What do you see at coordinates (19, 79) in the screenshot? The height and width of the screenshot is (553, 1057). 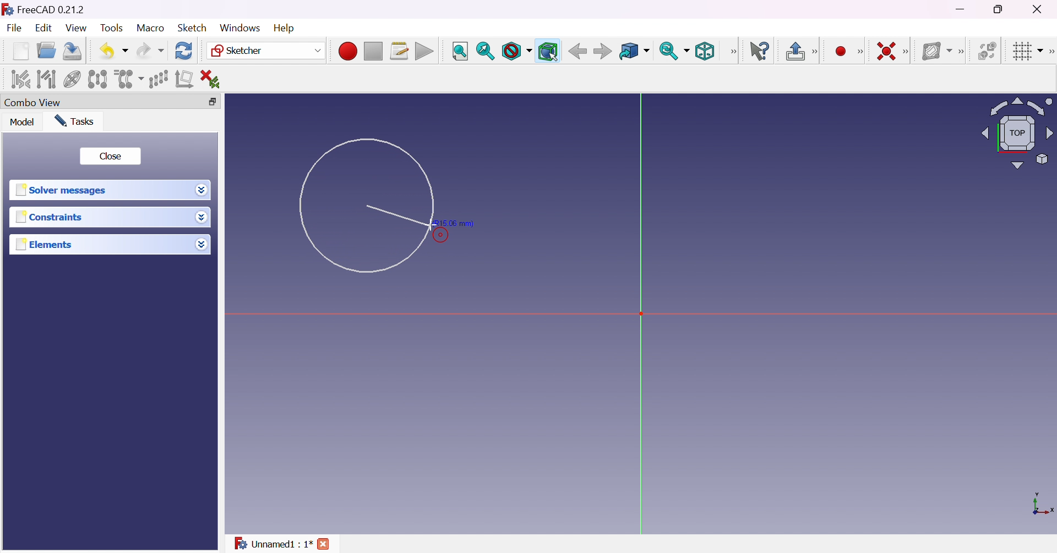 I see `Select associated constraints` at bounding box center [19, 79].